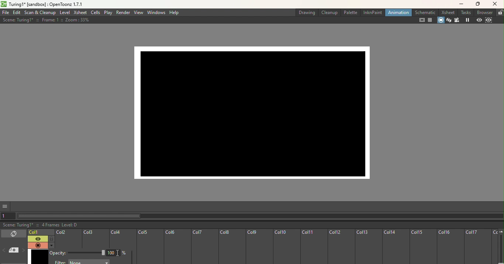 The height and width of the screenshot is (264, 504). What do you see at coordinates (479, 4) in the screenshot?
I see `Maximize` at bounding box center [479, 4].